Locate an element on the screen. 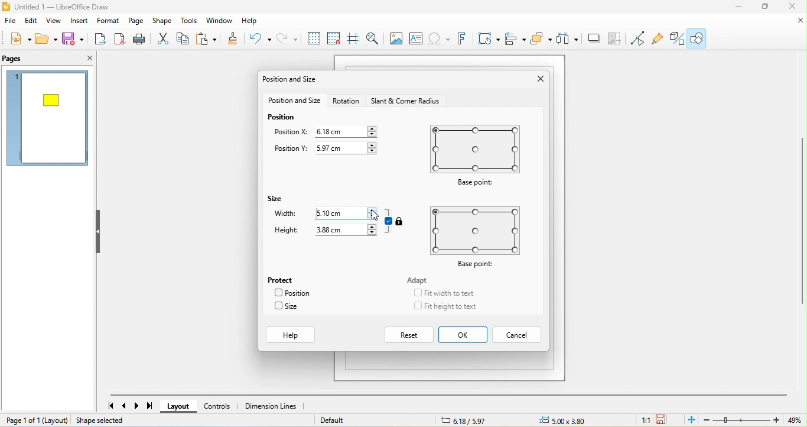 The image size is (807, 427). shadow is located at coordinates (594, 38).